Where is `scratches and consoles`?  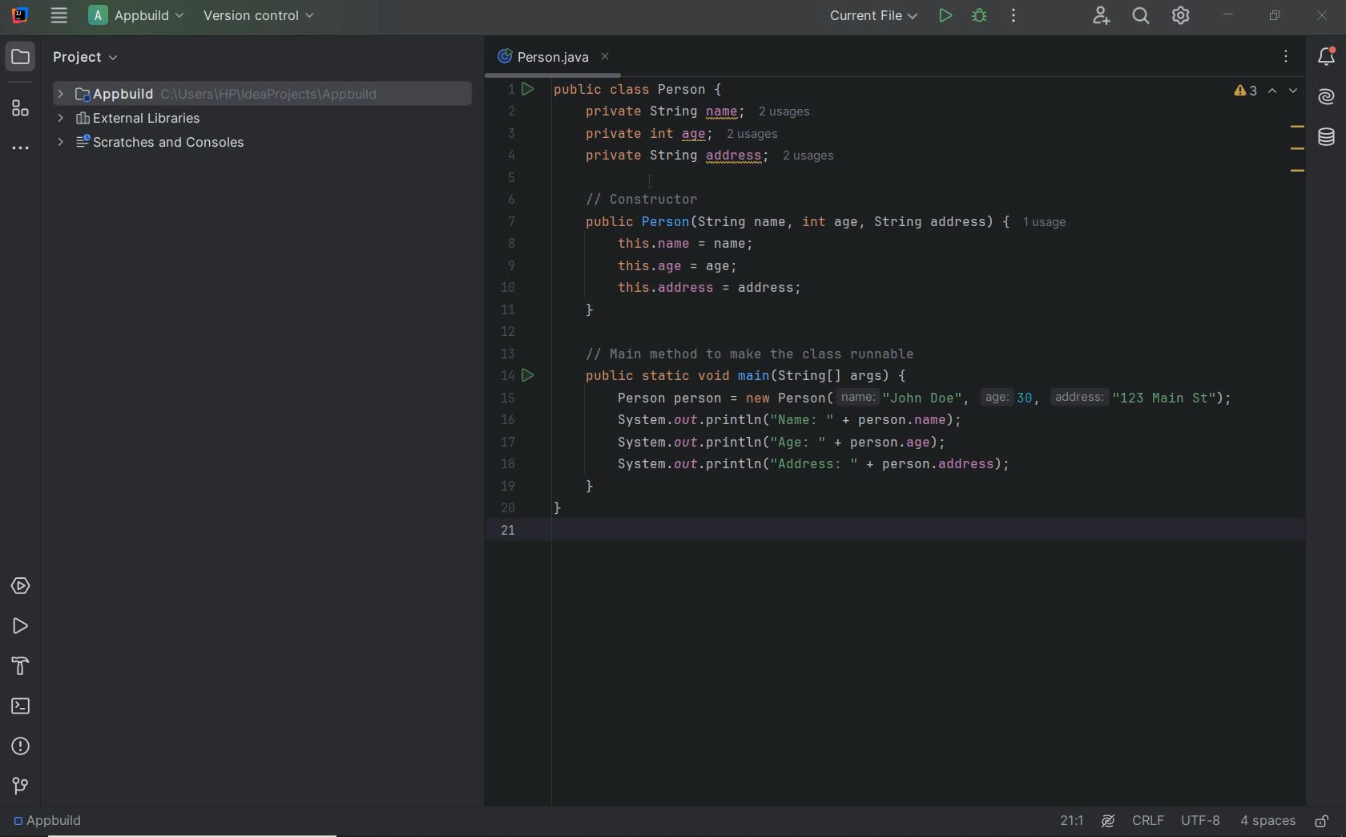 scratches and consoles is located at coordinates (155, 142).